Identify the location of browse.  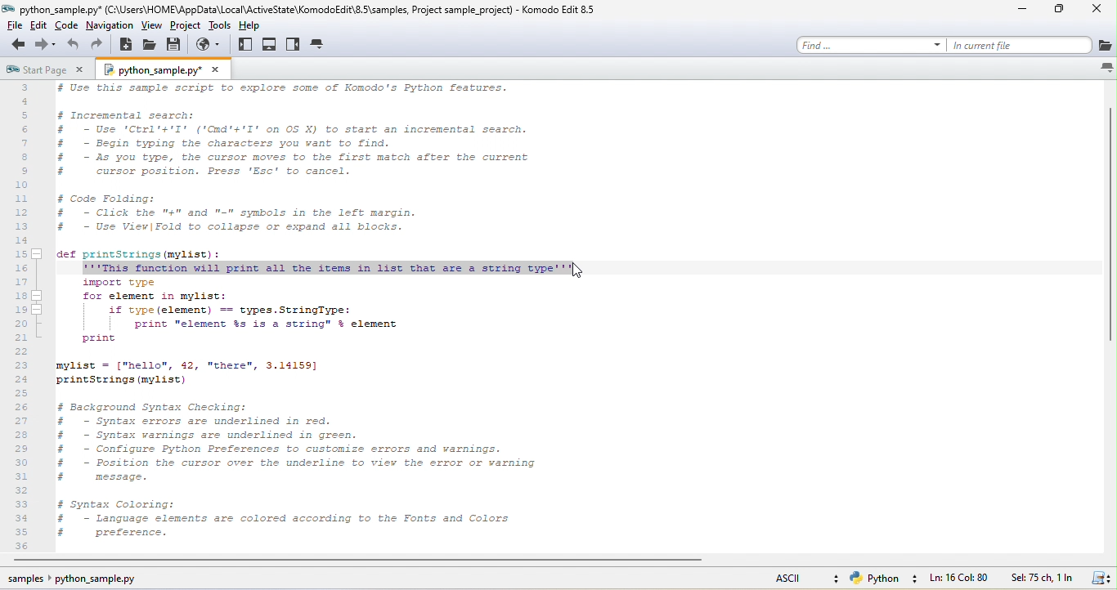
(211, 45).